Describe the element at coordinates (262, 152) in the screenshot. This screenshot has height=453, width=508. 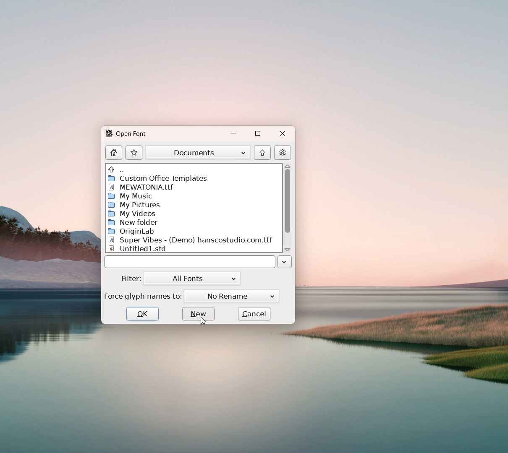
I see `go to originating folder` at that location.